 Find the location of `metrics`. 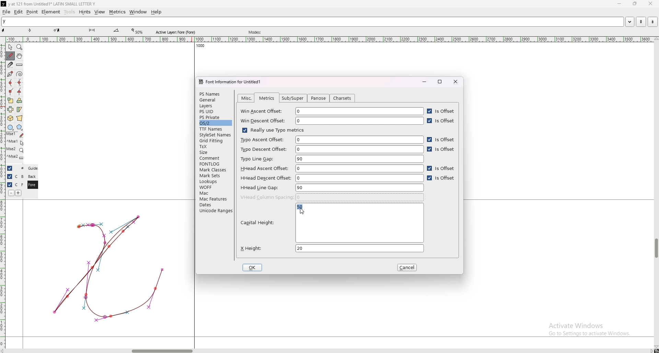

metrics is located at coordinates (117, 12).